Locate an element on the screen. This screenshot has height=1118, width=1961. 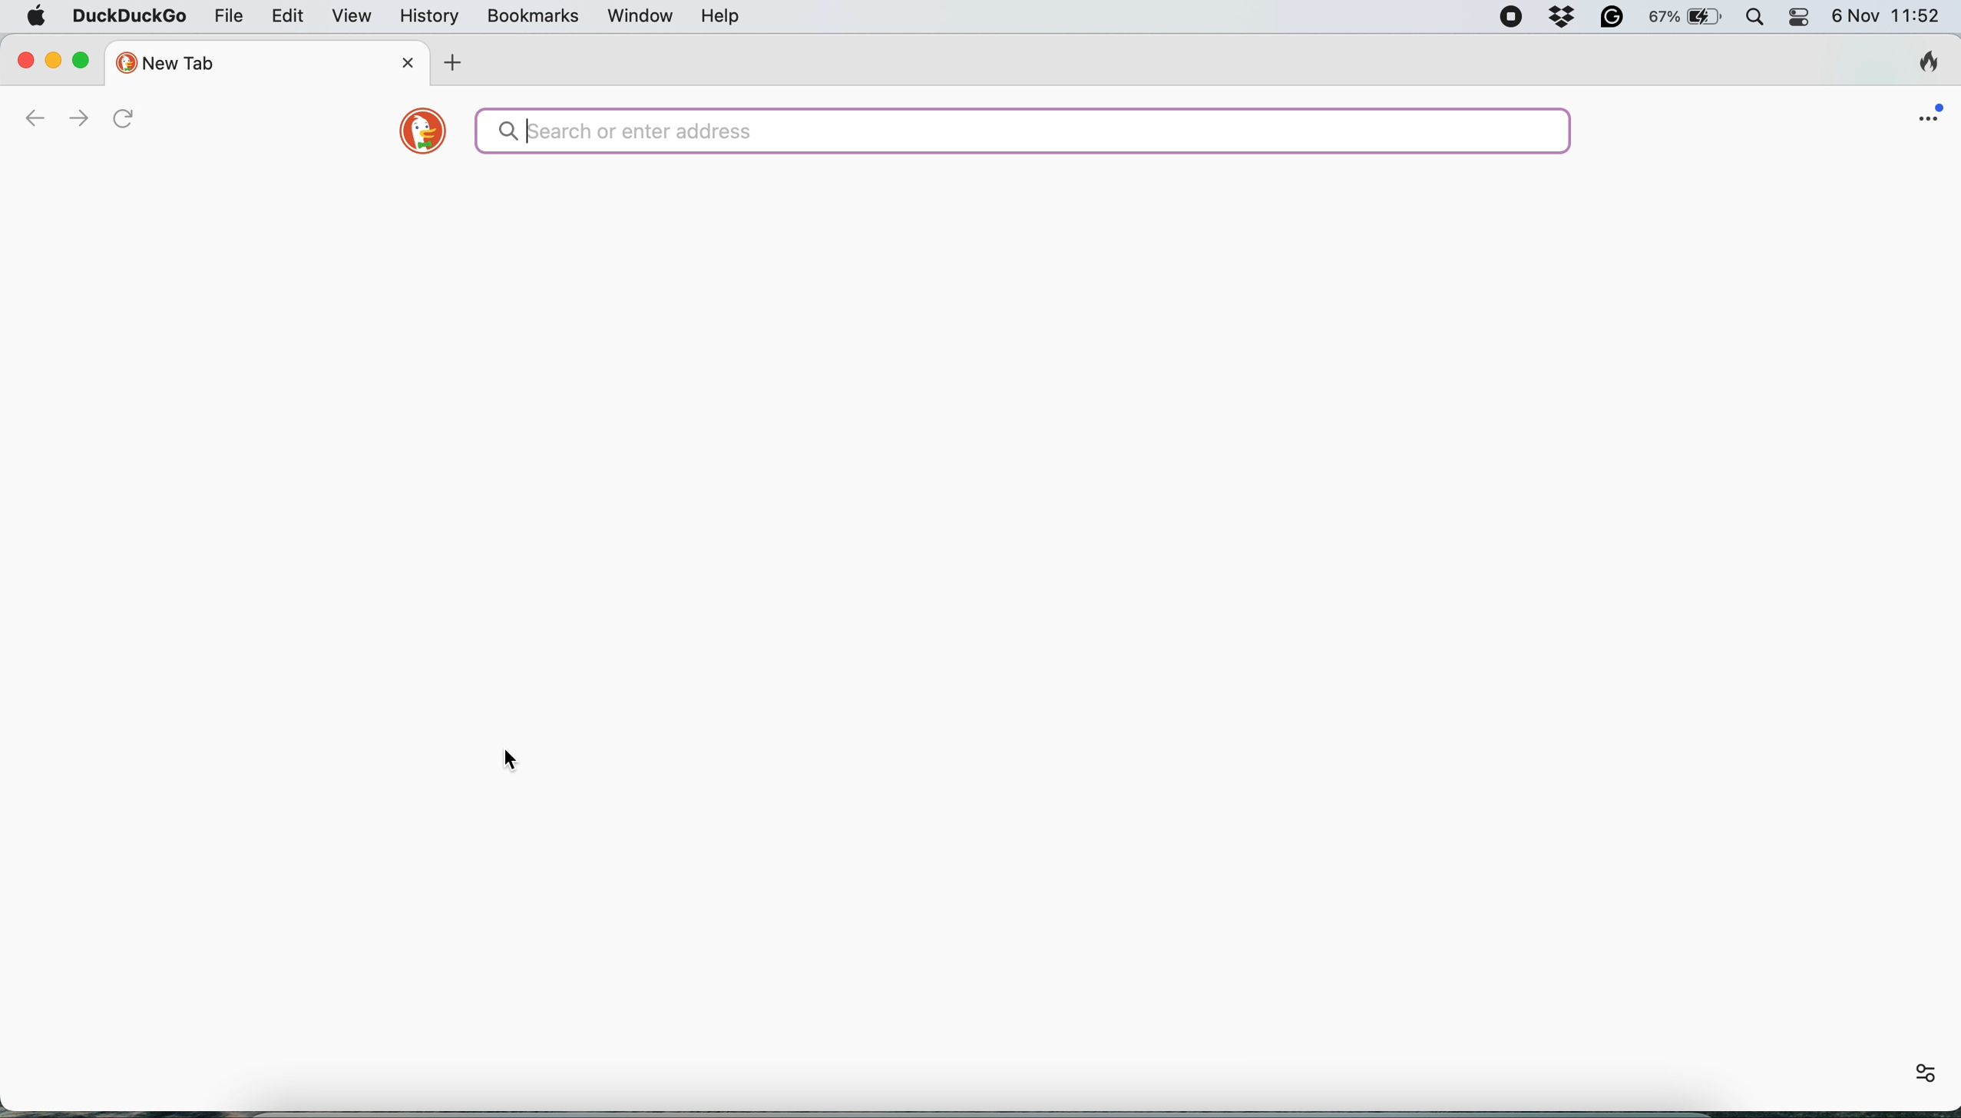
open application menu is located at coordinates (1927, 117).